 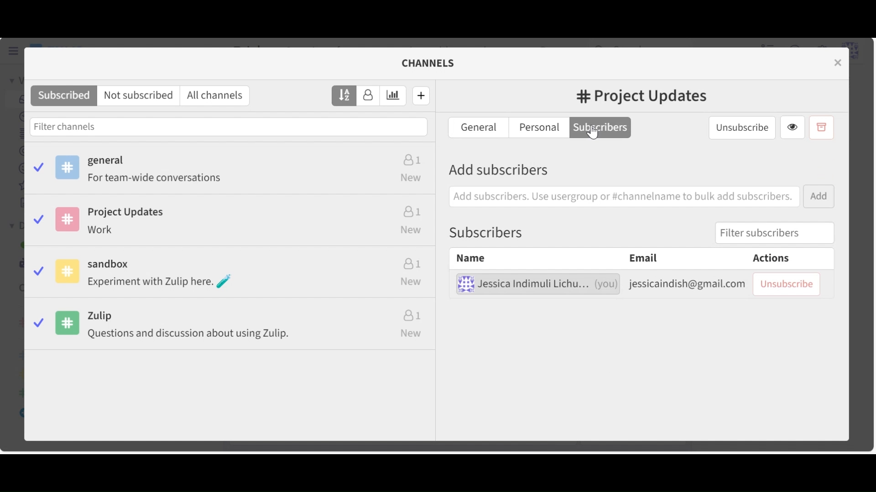 I want to click on CHANNELS, so click(x=424, y=63).